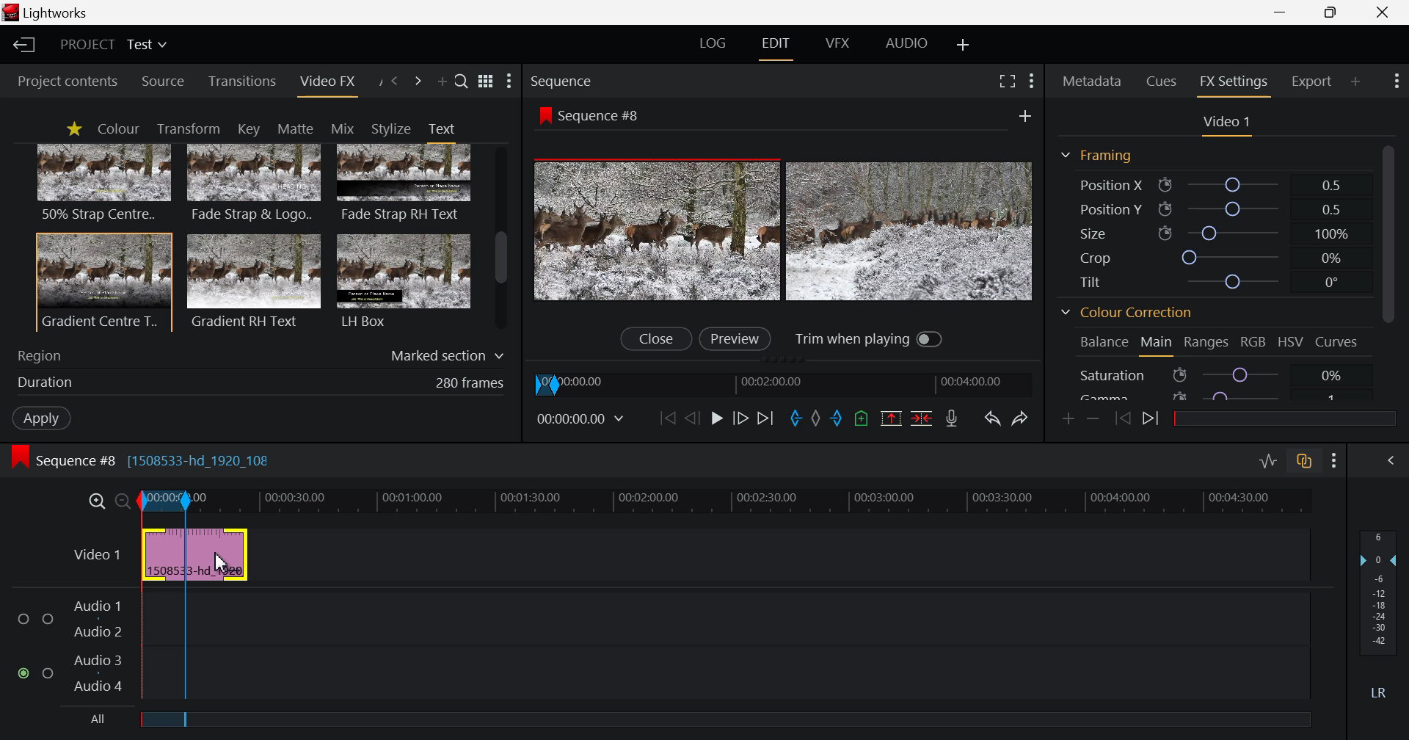  What do you see at coordinates (992, 418) in the screenshot?
I see `Undo` at bounding box center [992, 418].